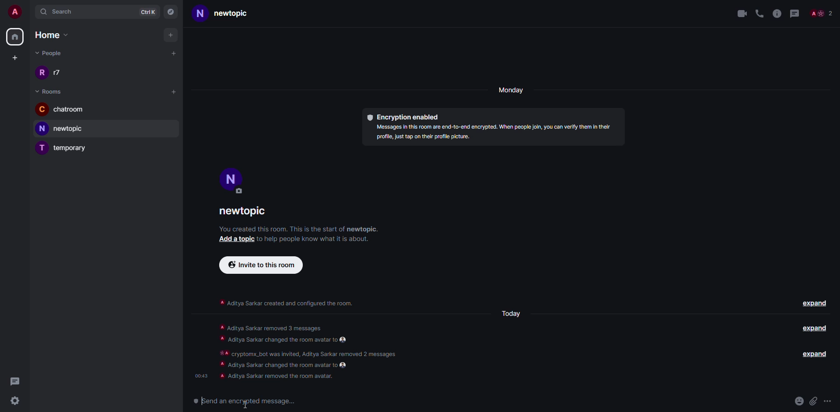 Image resolution: width=840 pixels, height=412 pixels. What do you see at coordinates (248, 212) in the screenshot?
I see `newtopic` at bounding box center [248, 212].